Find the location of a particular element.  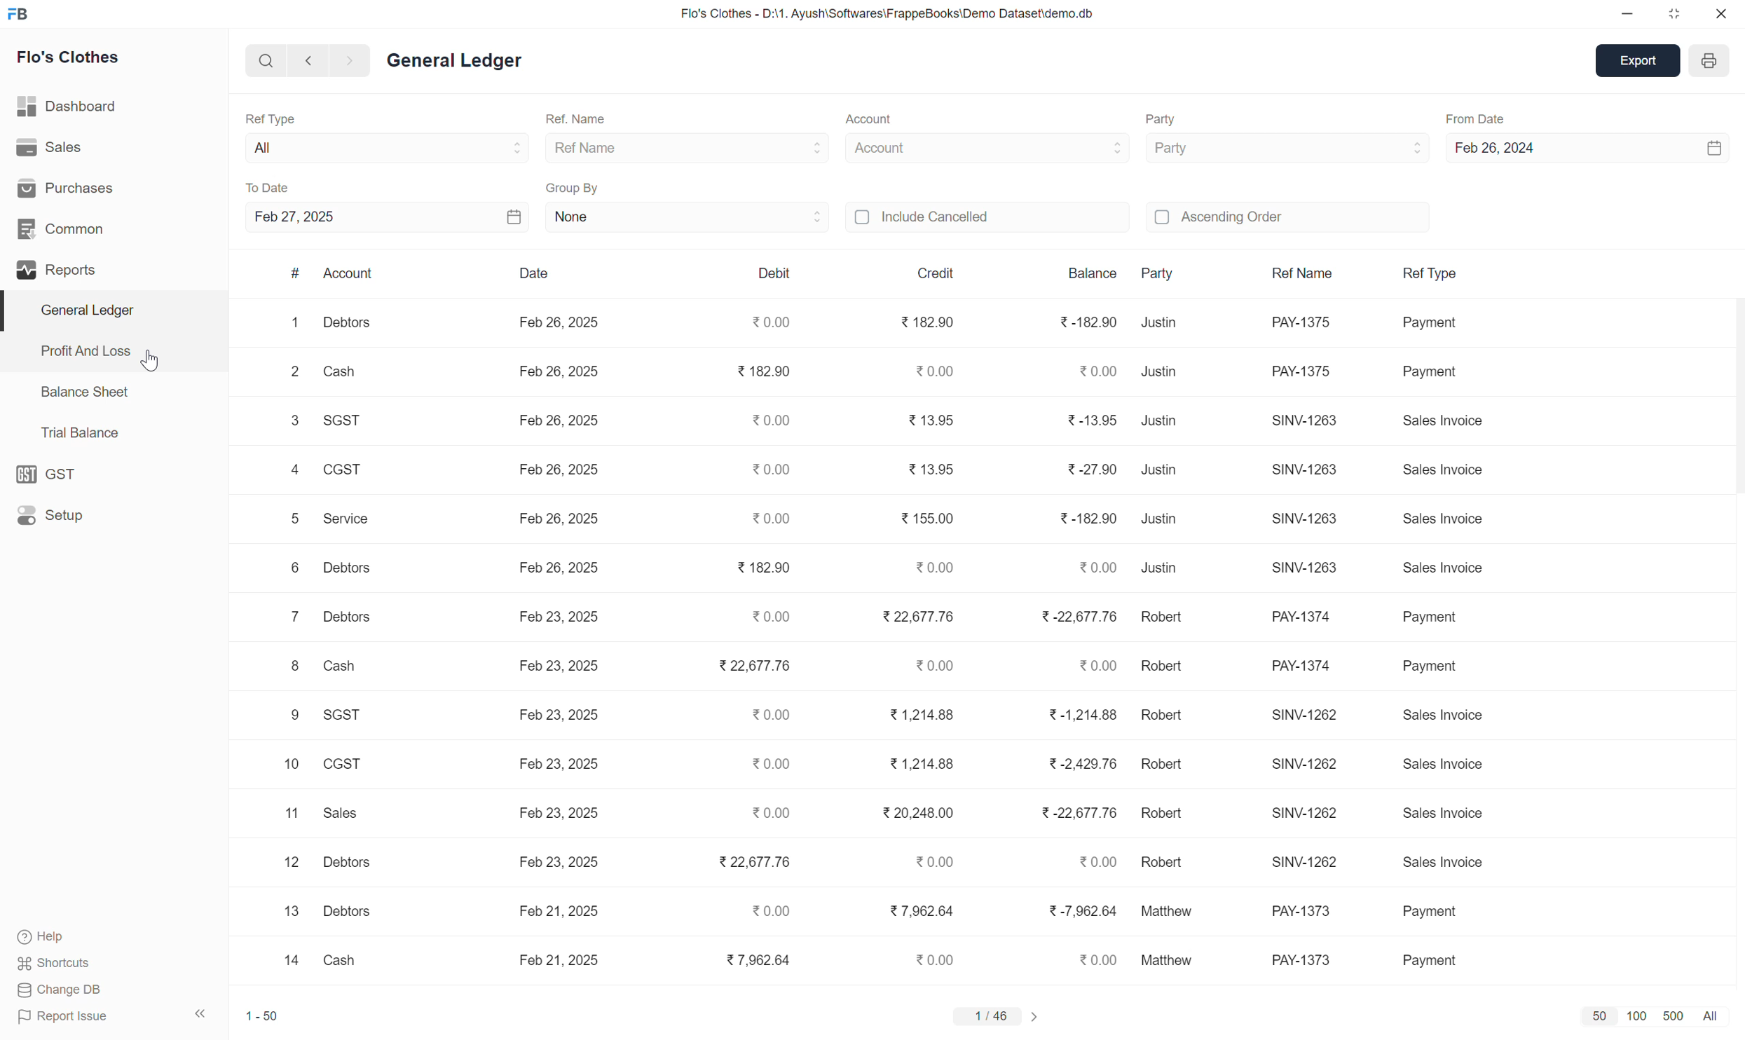

Account is located at coordinates (353, 278).